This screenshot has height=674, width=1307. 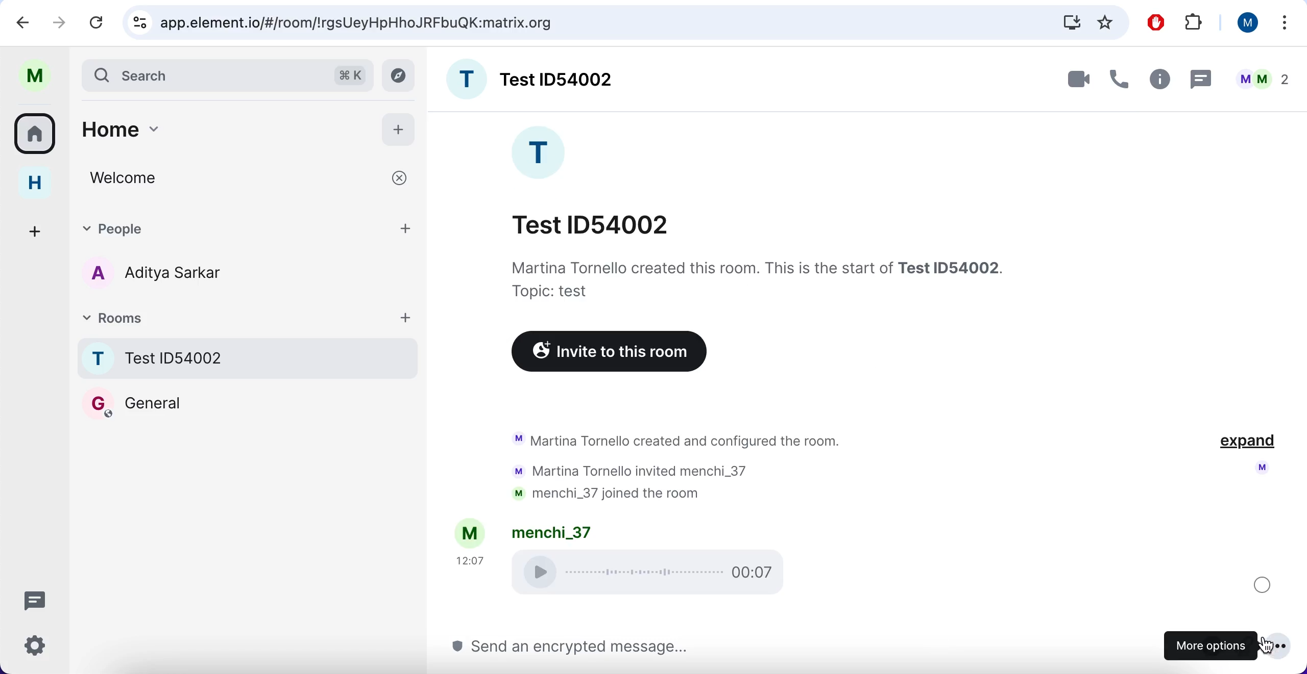 I want to click on user, so click(x=552, y=532).